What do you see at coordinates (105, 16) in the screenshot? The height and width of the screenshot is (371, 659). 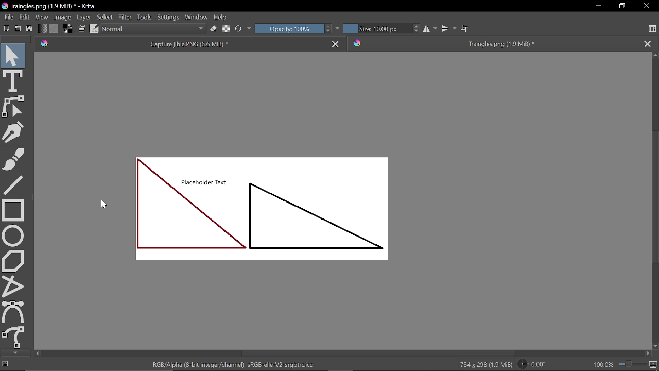 I see `Select` at bounding box center [105, 16].